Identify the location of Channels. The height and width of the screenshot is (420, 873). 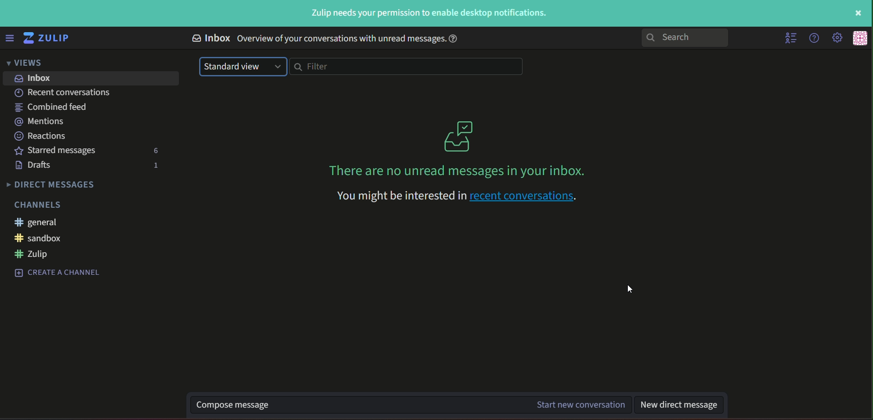
(36, 204).